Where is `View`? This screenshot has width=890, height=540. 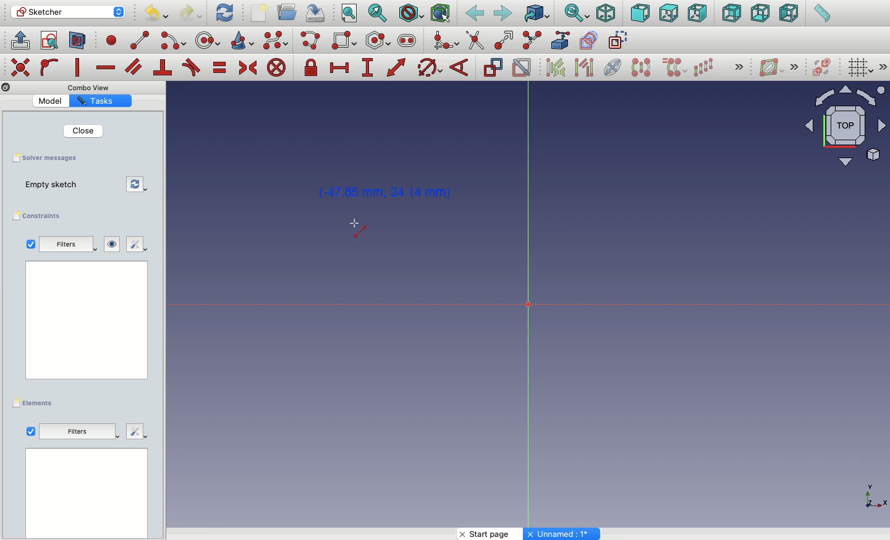
View is located at coordinates (30, 431).